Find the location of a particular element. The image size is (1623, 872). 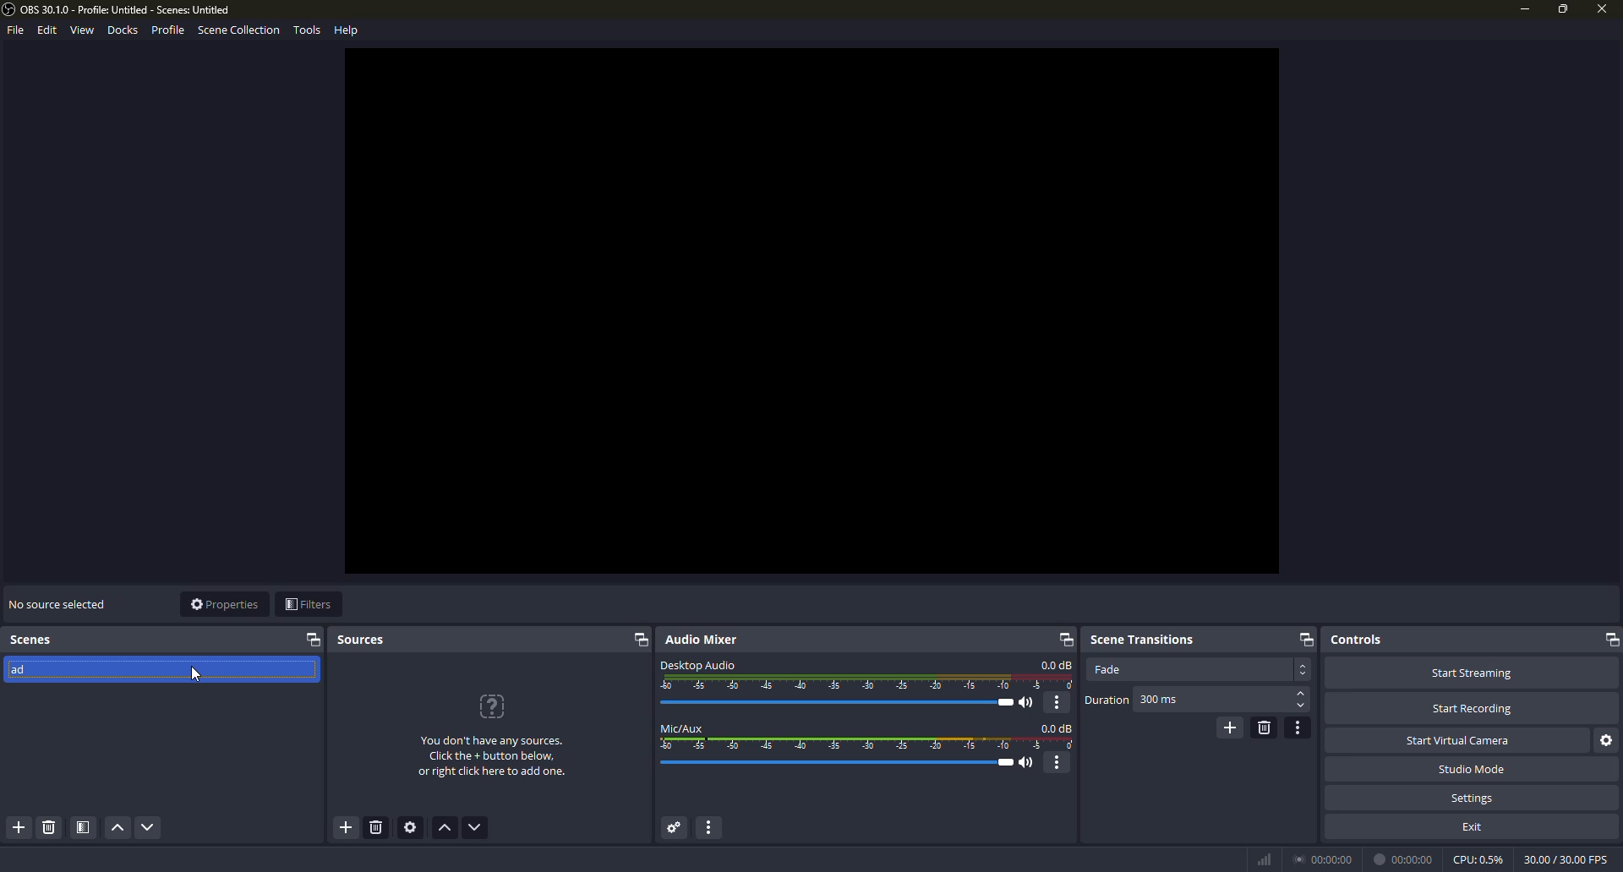

expand is located at coordinates (1063, 639).